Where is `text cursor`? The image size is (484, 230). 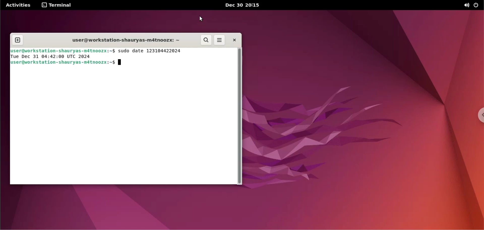 text cursor is located at coordinates (120, 62).